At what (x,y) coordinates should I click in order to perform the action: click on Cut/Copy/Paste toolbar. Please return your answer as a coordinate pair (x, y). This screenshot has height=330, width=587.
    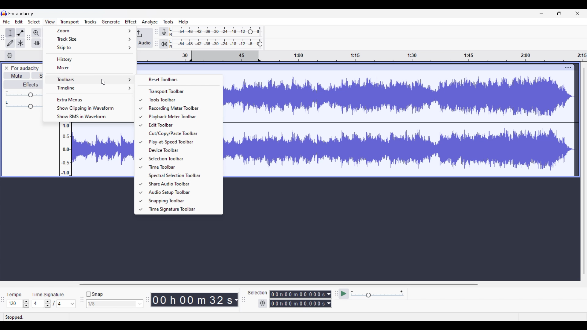
    Looking at the image, I should click on (183, 133).